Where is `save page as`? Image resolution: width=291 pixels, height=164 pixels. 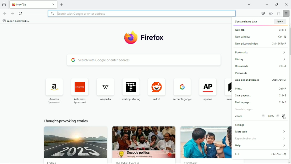
save page as is located at coordinates (260, 96).